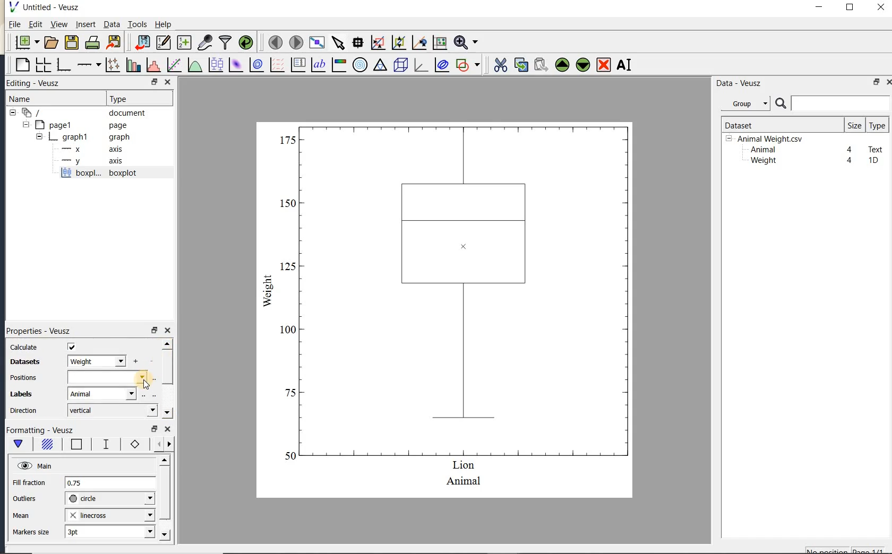 The height and width of the screenshot is (554, 892). Describe the element at coordinates (111, 174) in the screenshot. I see `boxplot` at that location.